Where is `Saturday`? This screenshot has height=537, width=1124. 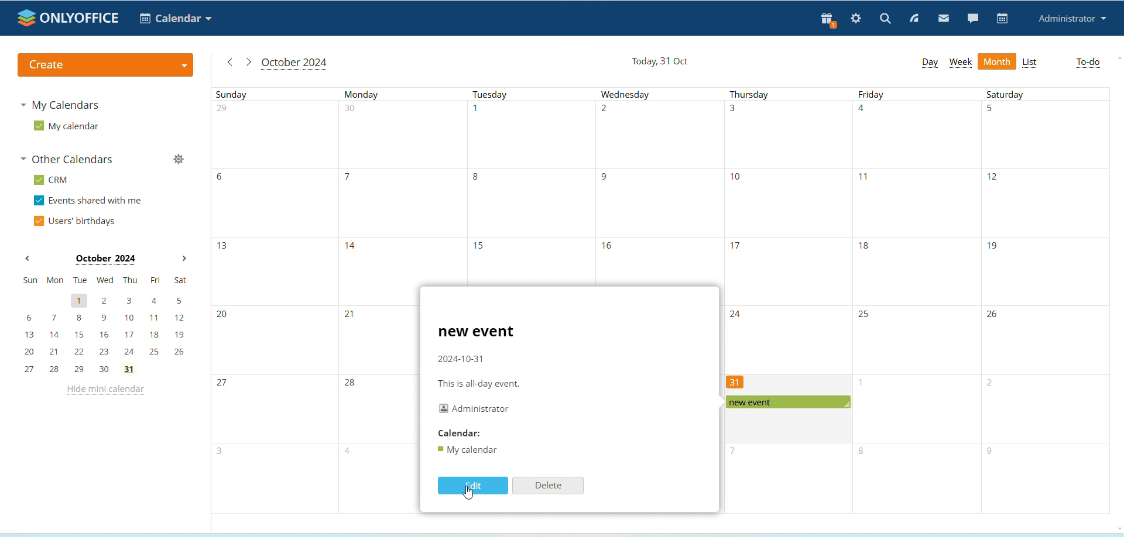
Saturday is located at coordinates (1046, 300).